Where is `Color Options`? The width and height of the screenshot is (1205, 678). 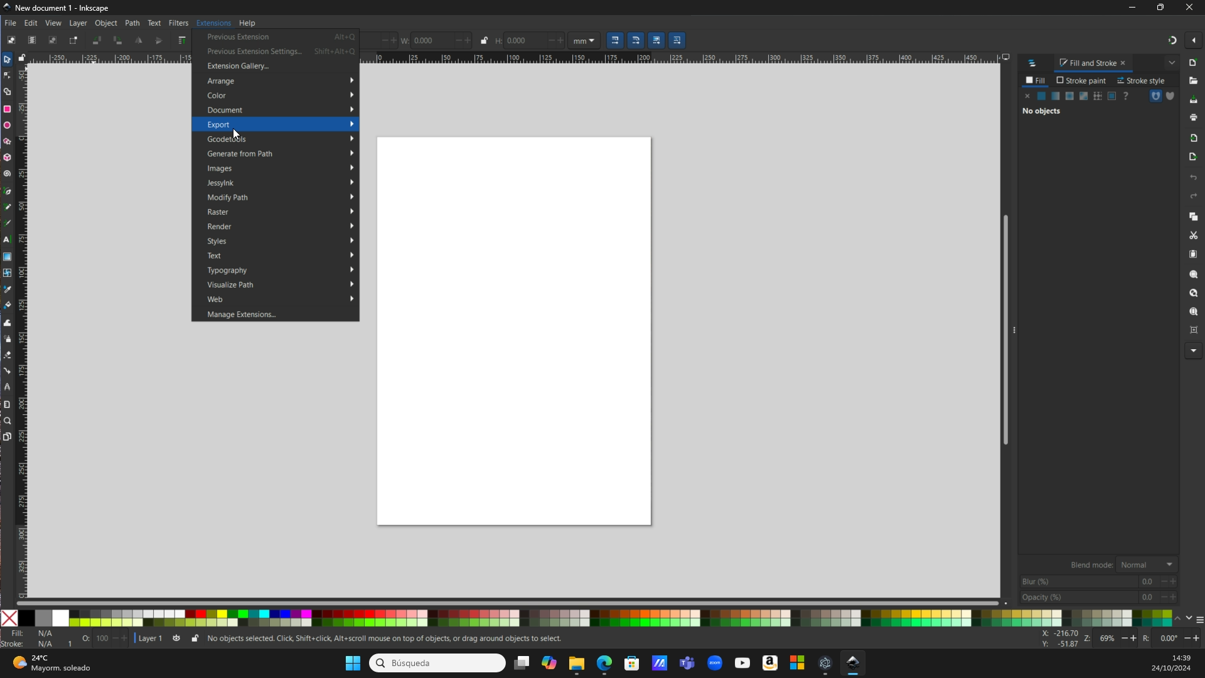
Color Options is located at coordinates (1098, 580).